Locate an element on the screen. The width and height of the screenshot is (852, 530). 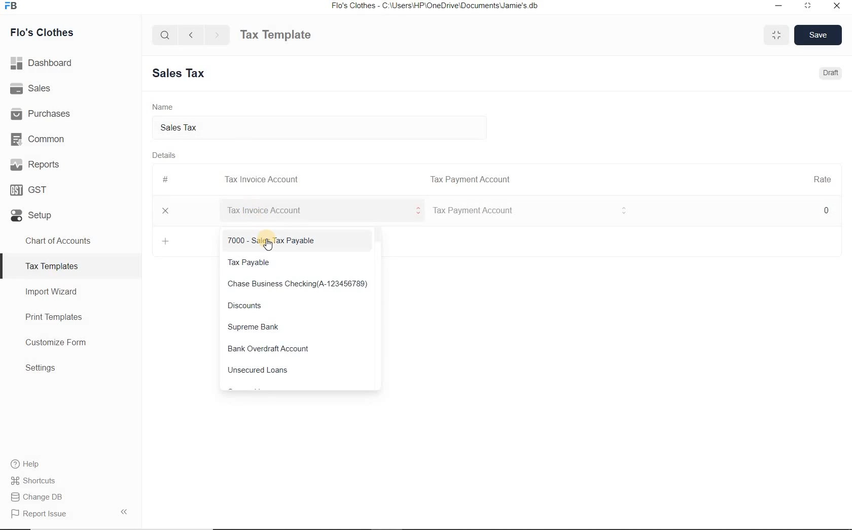
Rate is located at coordinates (822, 178).